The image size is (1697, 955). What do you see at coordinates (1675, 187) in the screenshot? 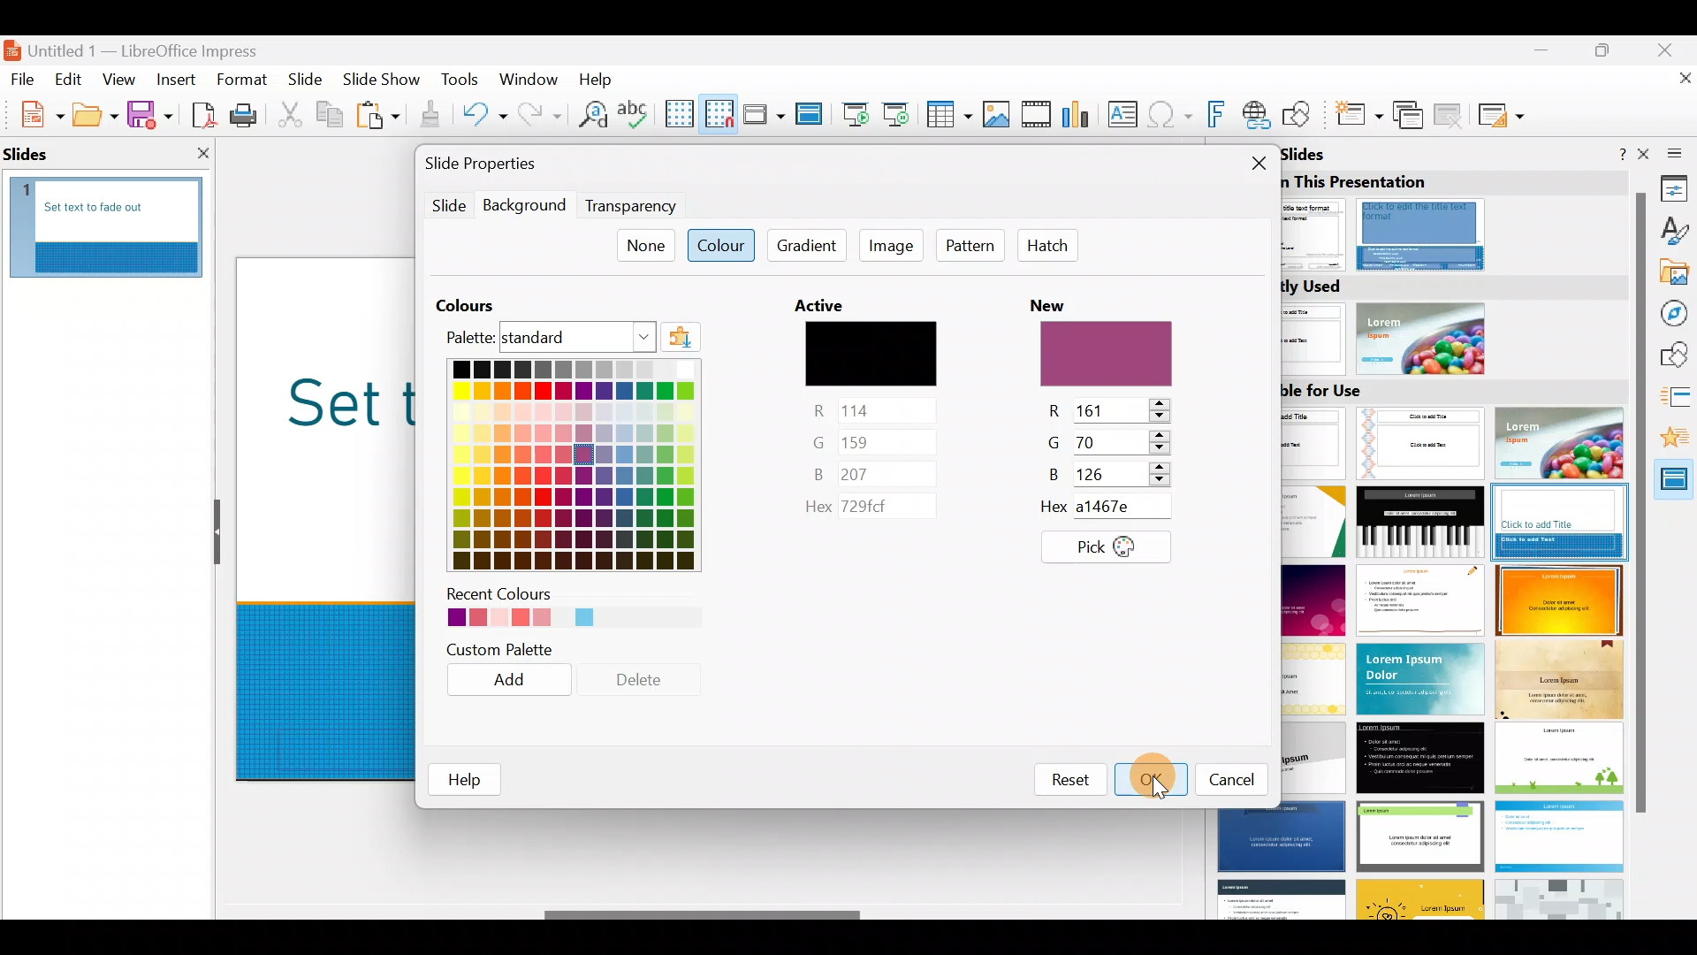
I see `Properties` at bounding box center [1675, 187].